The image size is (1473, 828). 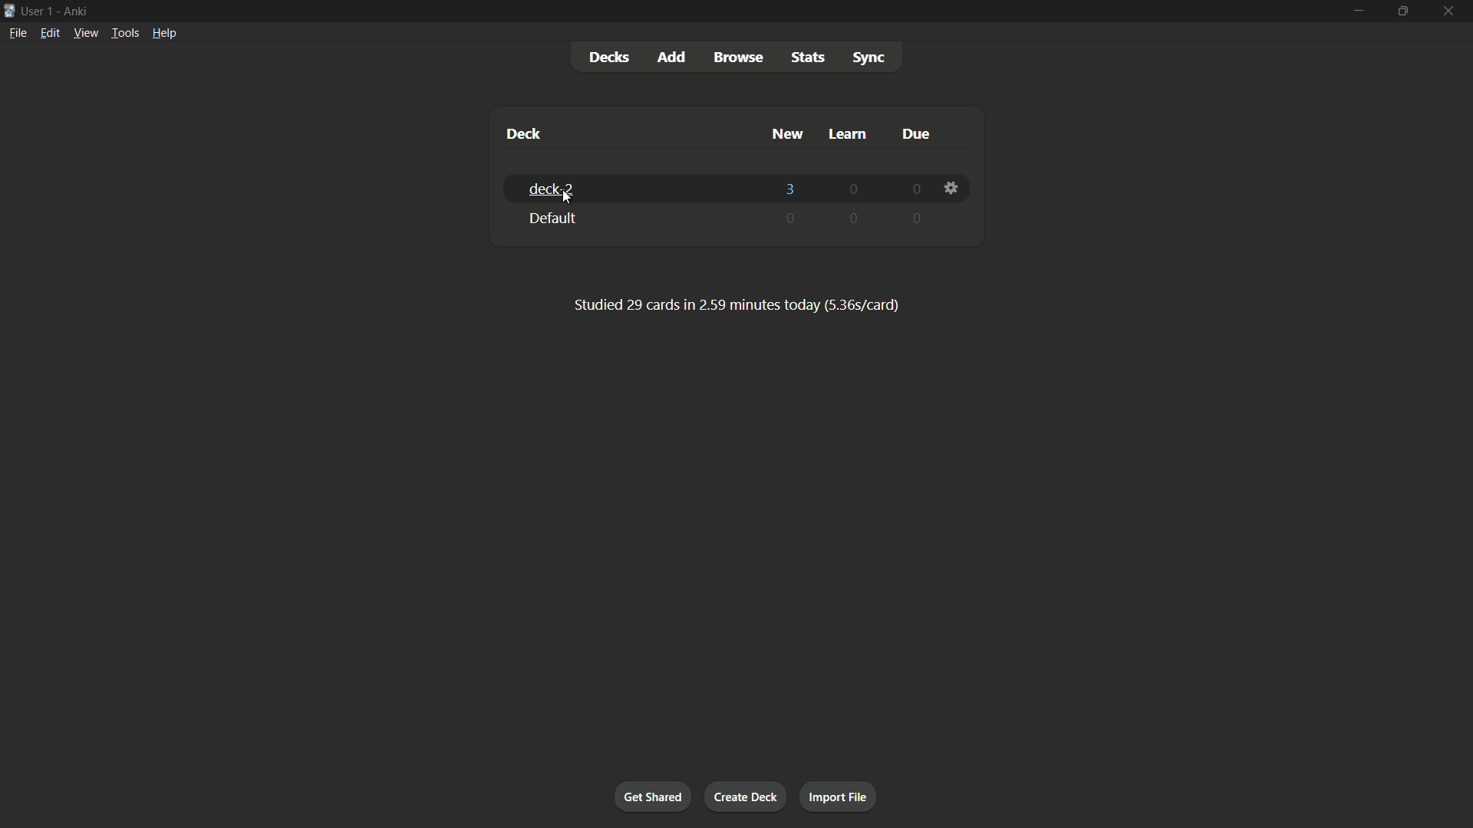 I want to click on tools menu, so click(x=125, y=33).